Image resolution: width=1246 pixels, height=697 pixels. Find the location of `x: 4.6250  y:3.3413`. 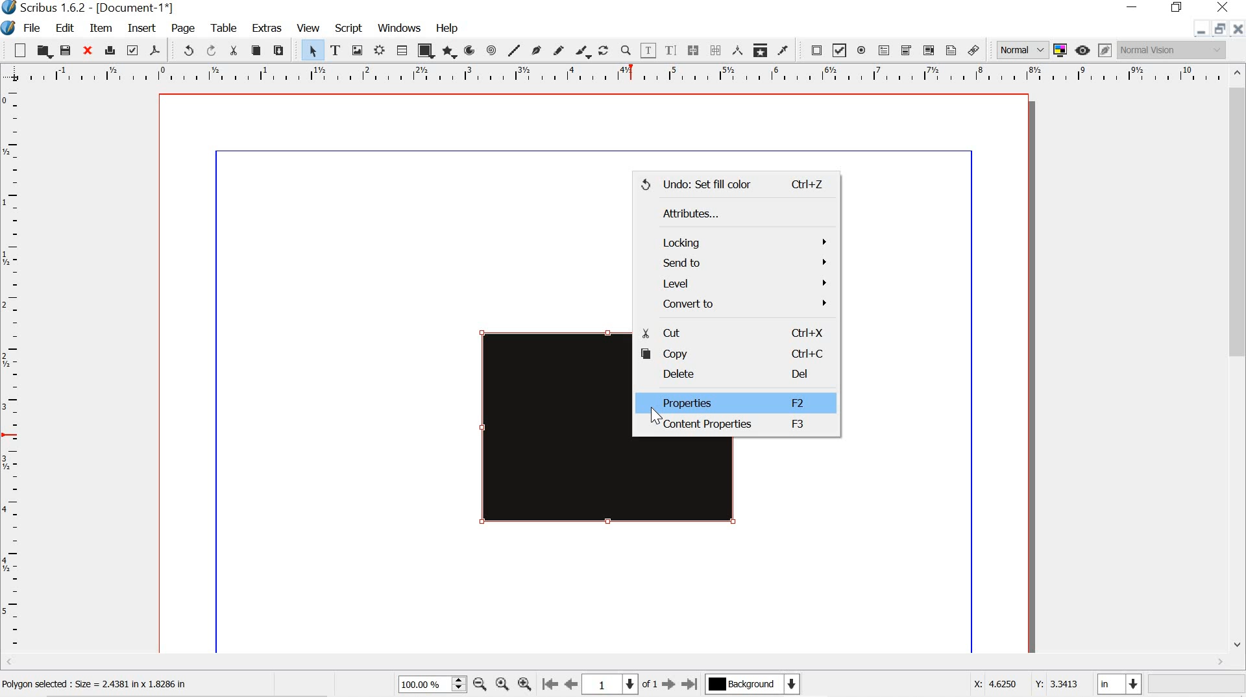

x: 4.6250  y:3.3413 is located at coordinates (1025, 683).